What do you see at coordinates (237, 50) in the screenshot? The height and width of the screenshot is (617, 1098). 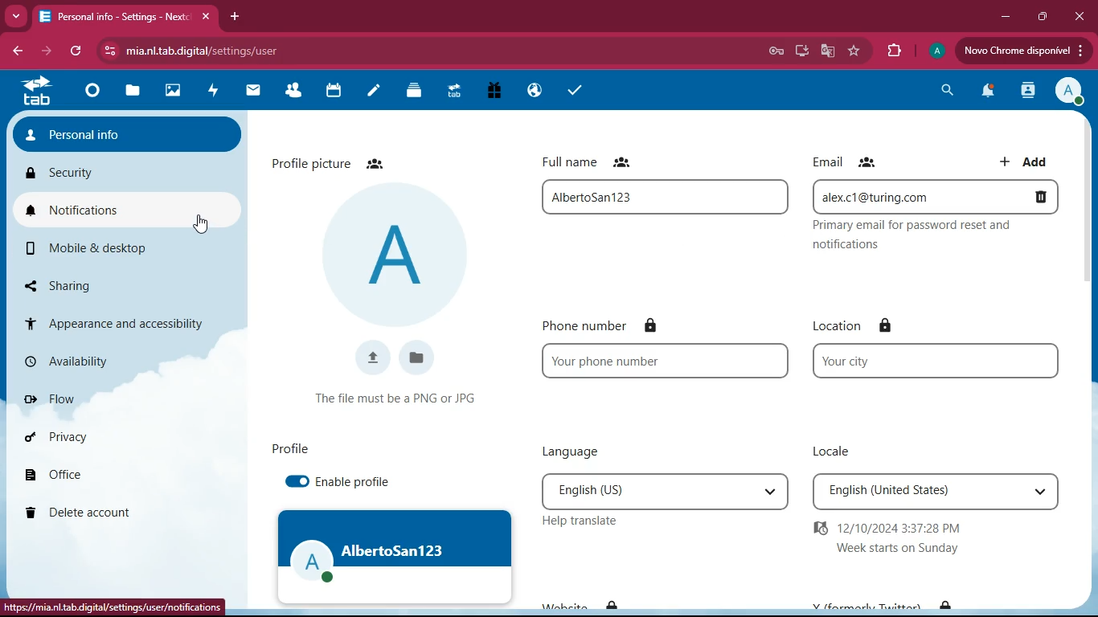 I see `url` at bounding box center [237, 50].